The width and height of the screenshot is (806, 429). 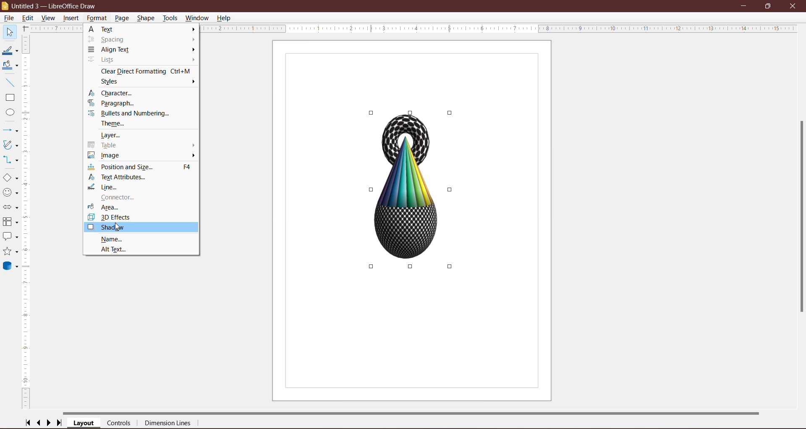 What do you see at coordinates (105, 187) in the screenshot?
I see `Line` at bounding box center [105, 187].